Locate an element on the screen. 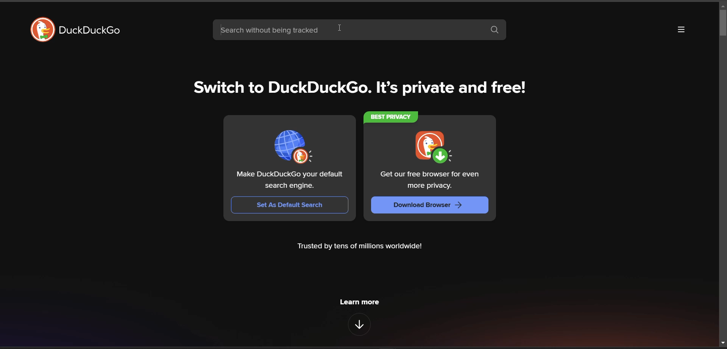 Image resolution: width=727 pixels, height=349 pixels. Get our free browser for even
more privacy. is located at coordinates (431, 181).